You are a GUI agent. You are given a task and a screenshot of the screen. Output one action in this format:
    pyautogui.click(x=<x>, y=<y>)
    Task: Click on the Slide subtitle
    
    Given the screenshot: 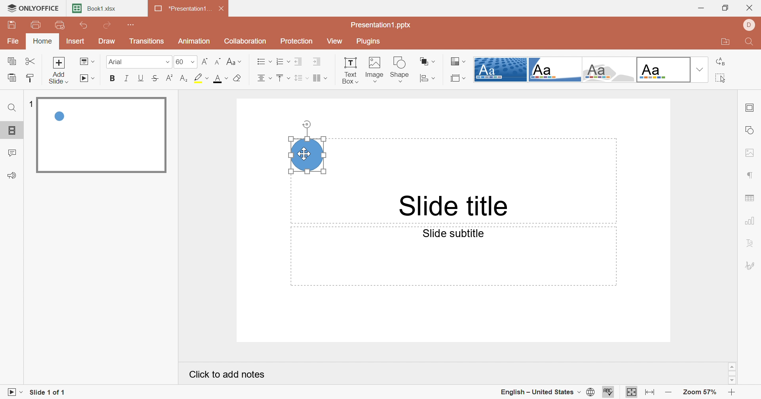 What is the action you would take?
    pyautogui.click(x=455, y=233)
    